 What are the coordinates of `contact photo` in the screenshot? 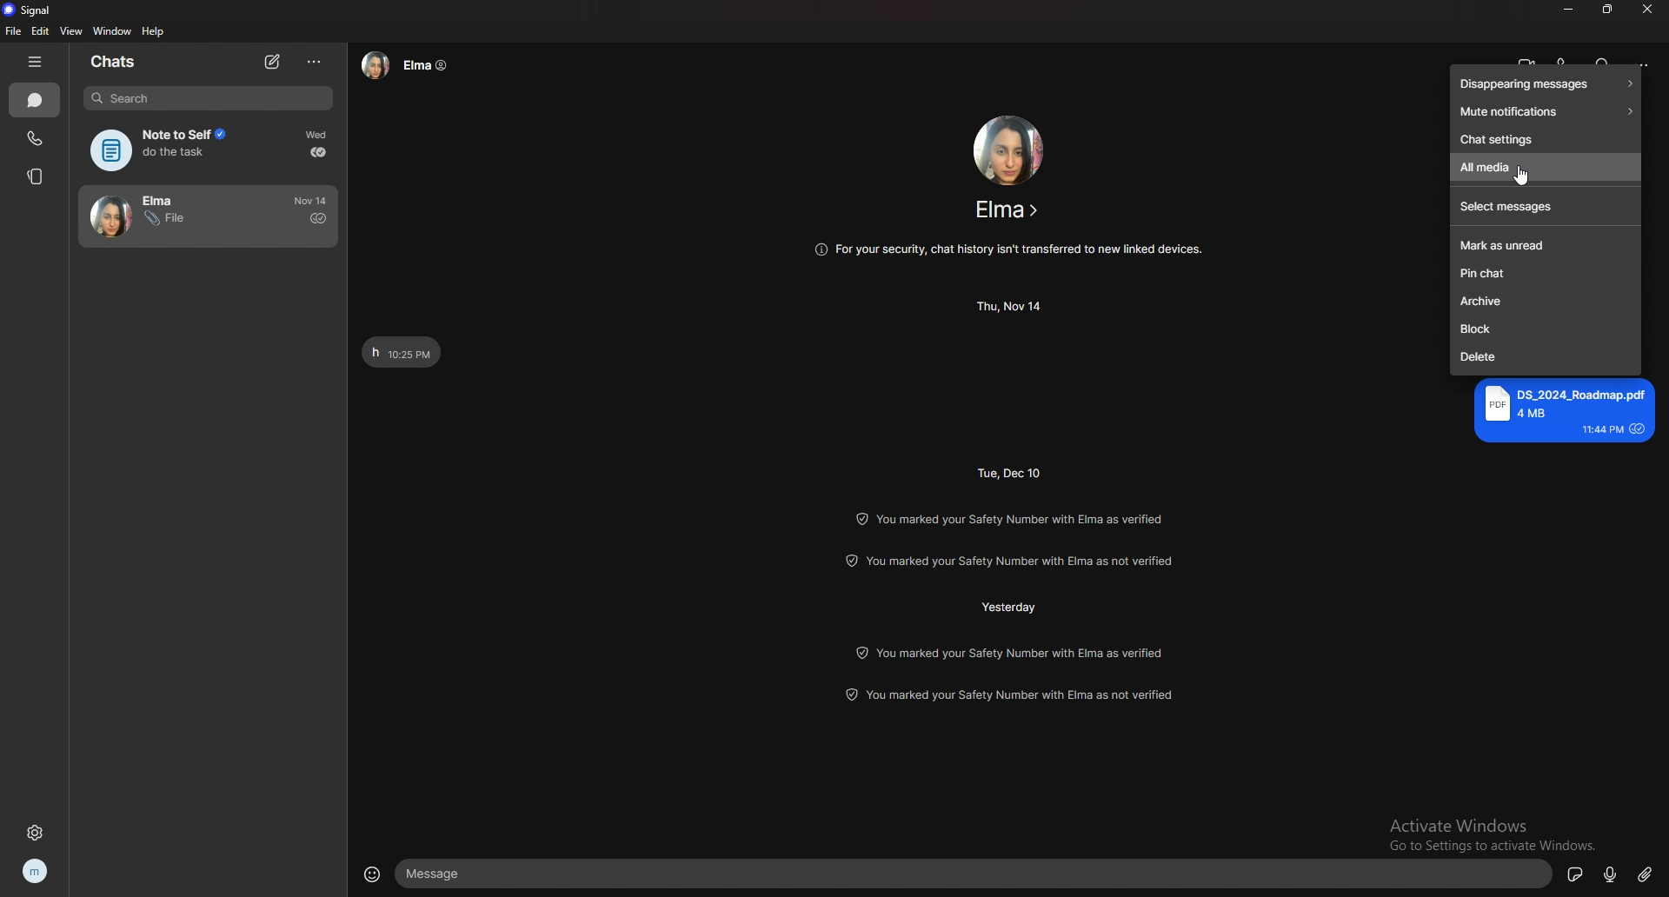 It's located at (1008, 148).